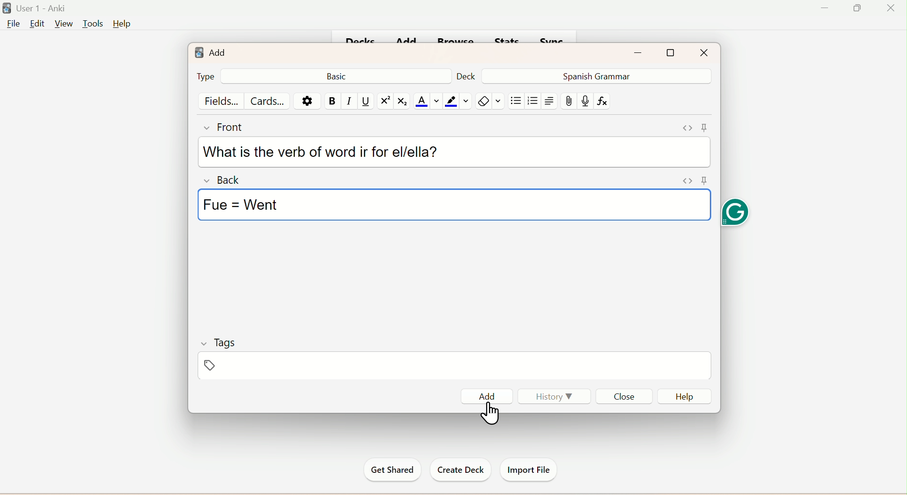 This screenshot has height=495, width=907. What do you see at coordinates (623, 396) in the screenshot?
I see `Close` at bounding box center [623, 396].